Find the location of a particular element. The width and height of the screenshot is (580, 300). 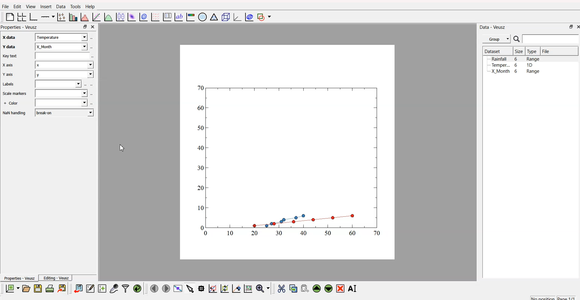

File is located at coordinates (546, 51).